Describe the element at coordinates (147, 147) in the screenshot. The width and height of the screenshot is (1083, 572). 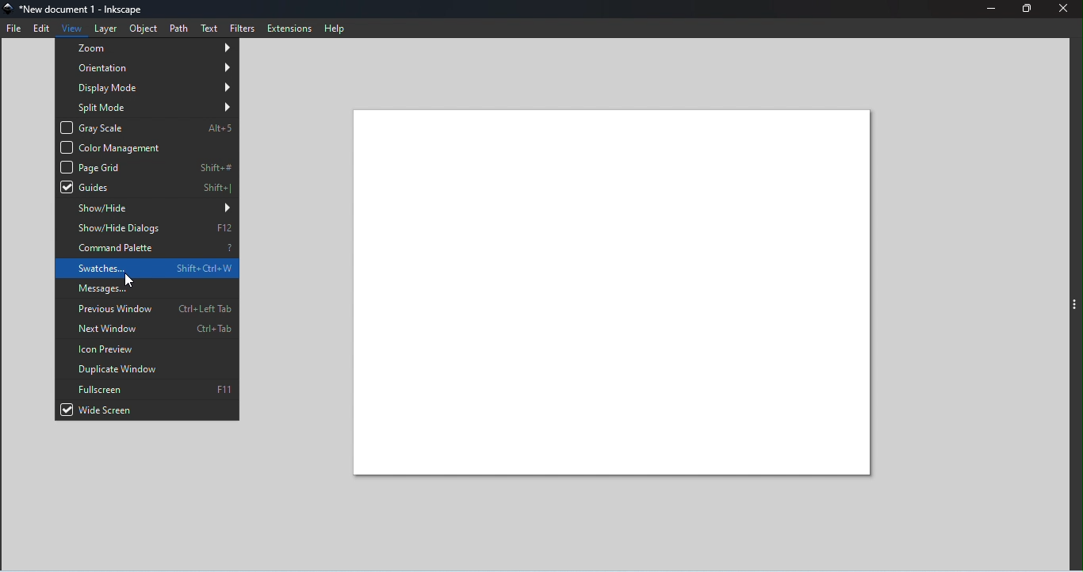
I see `Color management` at that location.